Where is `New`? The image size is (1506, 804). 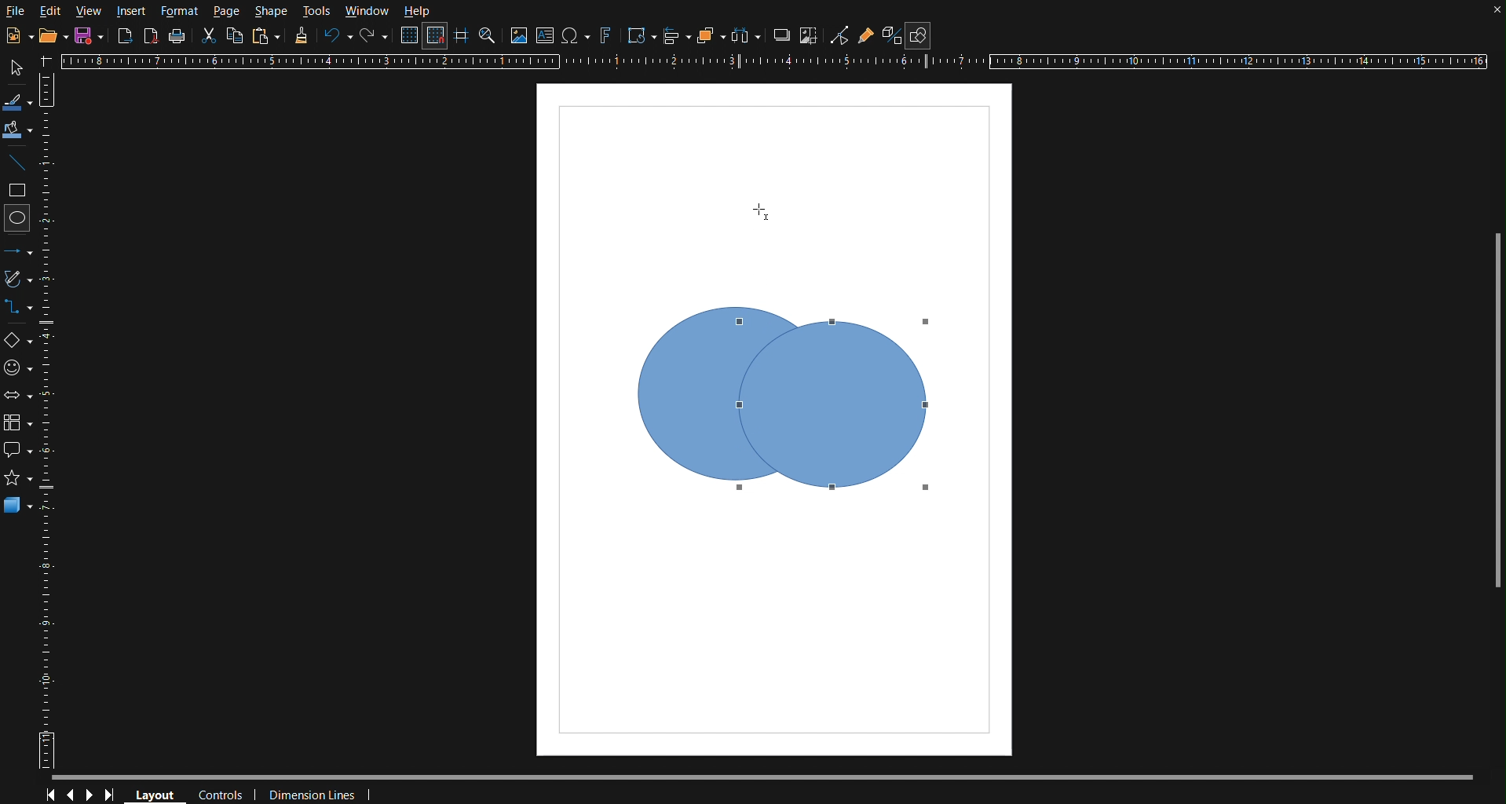
New is located at coordinates (15, 33).